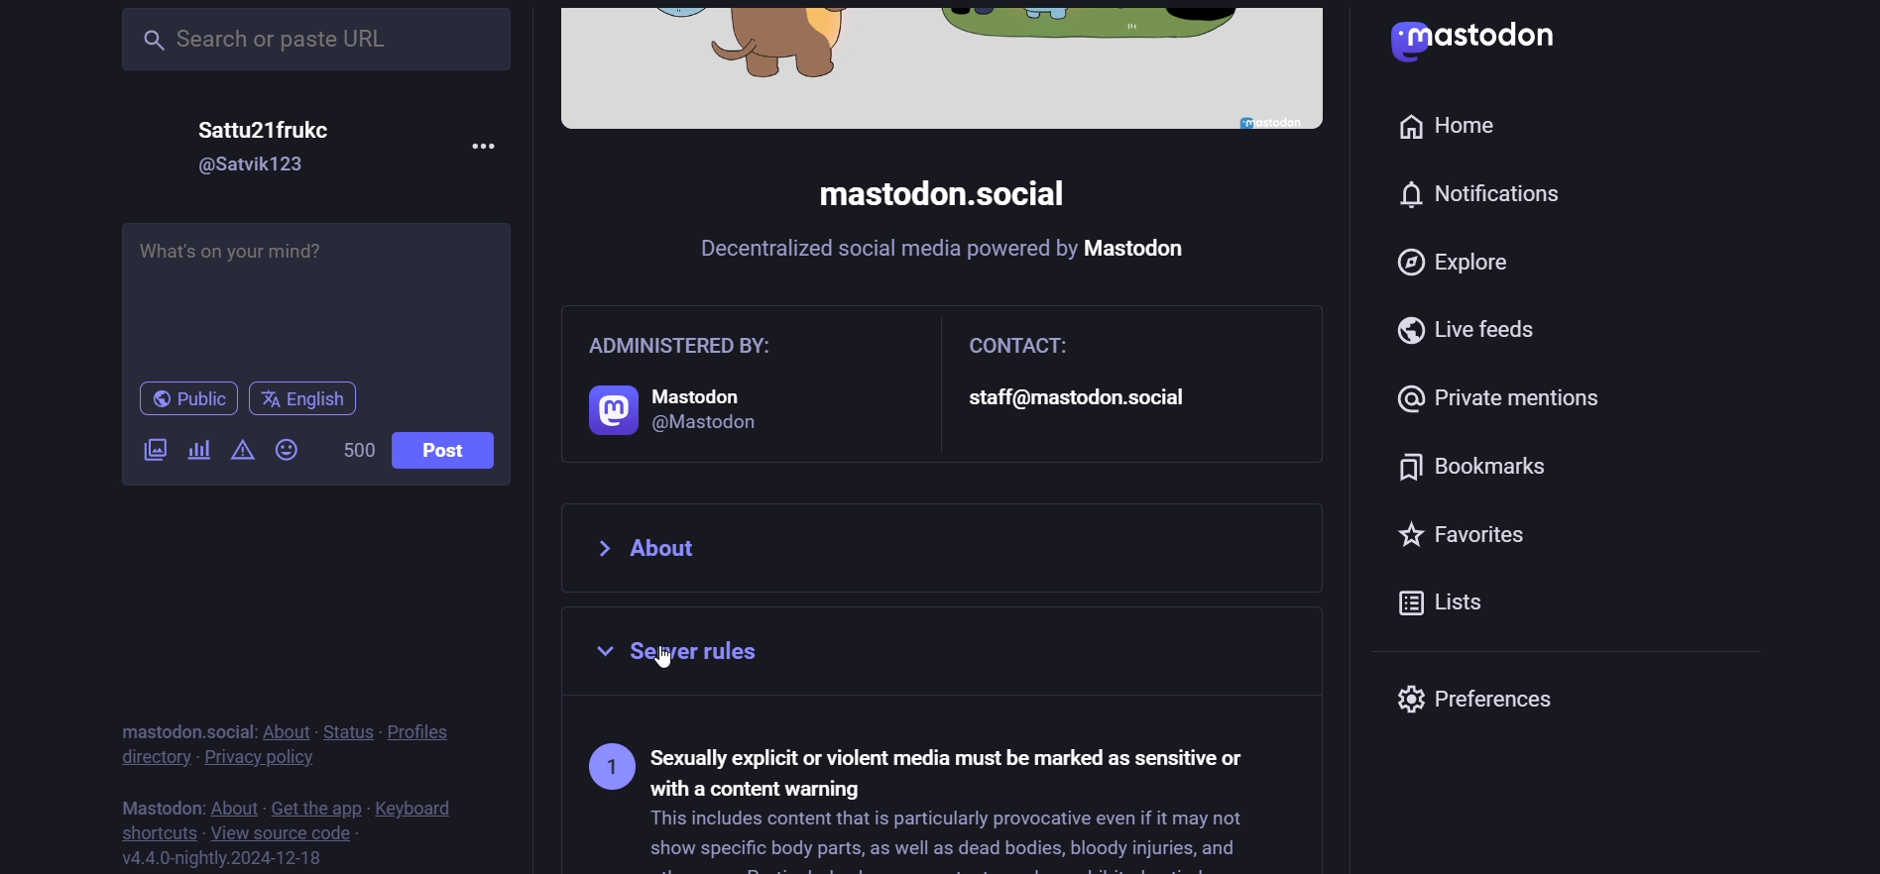  What do you see at coordinates (1476, 540) in the screenshot?
I see `favorite` at bounding box center [1476, 540].